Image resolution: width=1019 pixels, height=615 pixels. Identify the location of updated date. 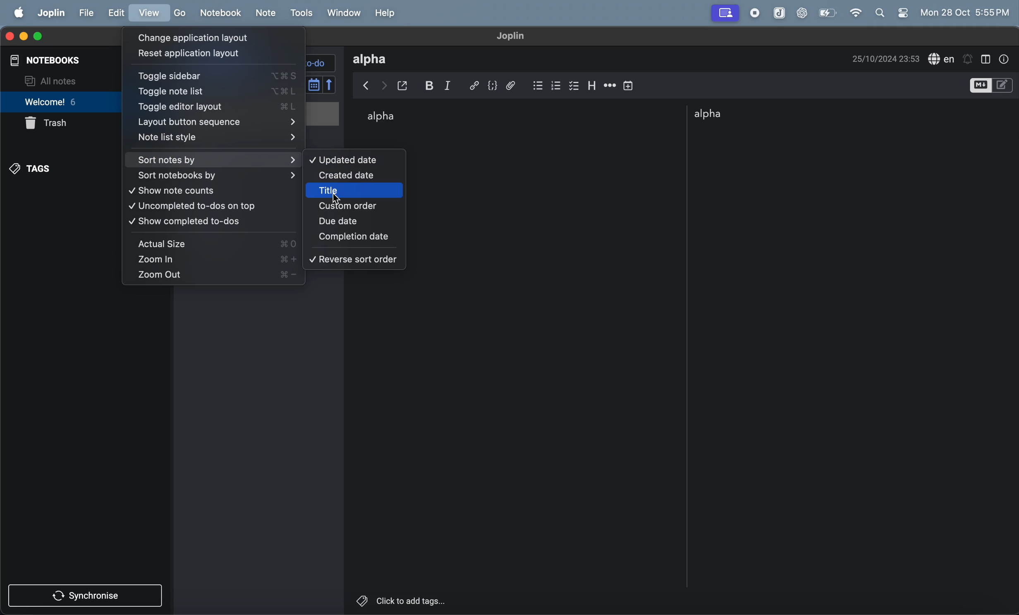
(351, 160).